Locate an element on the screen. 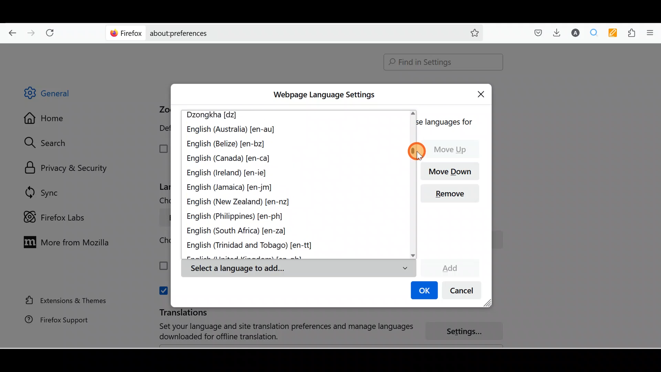 This screenshot has height=372, width=661. Go back one page is located at coordinates (10, 31).